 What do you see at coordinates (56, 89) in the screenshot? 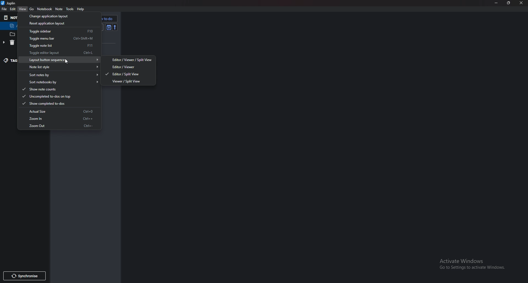
I see `Show note counts` at bounding box center [56, 89].